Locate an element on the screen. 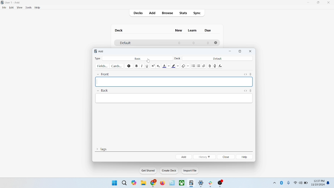 The height and width of the screenshot is (188, 334). tags is located at coordinates (102, 149).